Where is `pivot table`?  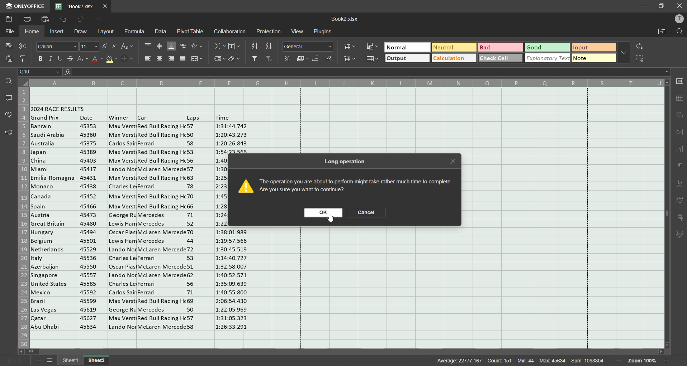
pivot table is located at coordinates (190, 32).